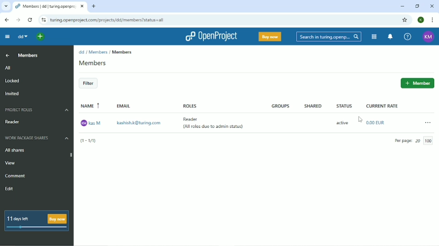  Describe the element at coordinates (92, 123) in the screenshot. I see `kas M` at that location.